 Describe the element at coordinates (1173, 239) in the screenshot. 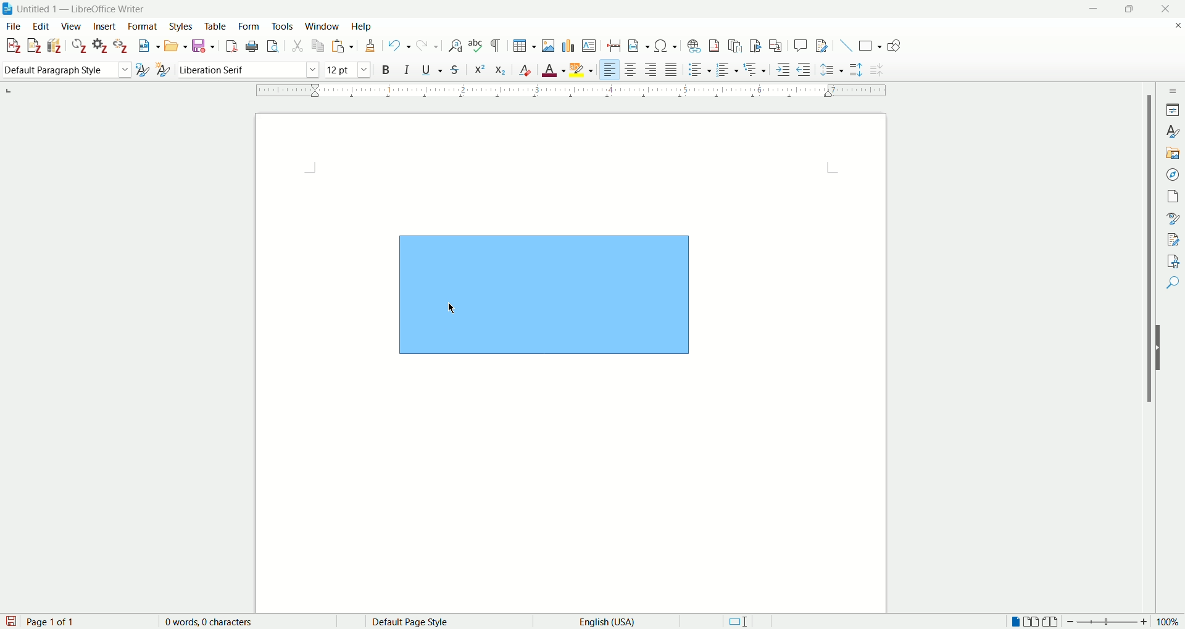

I see `manage changes` at that location.